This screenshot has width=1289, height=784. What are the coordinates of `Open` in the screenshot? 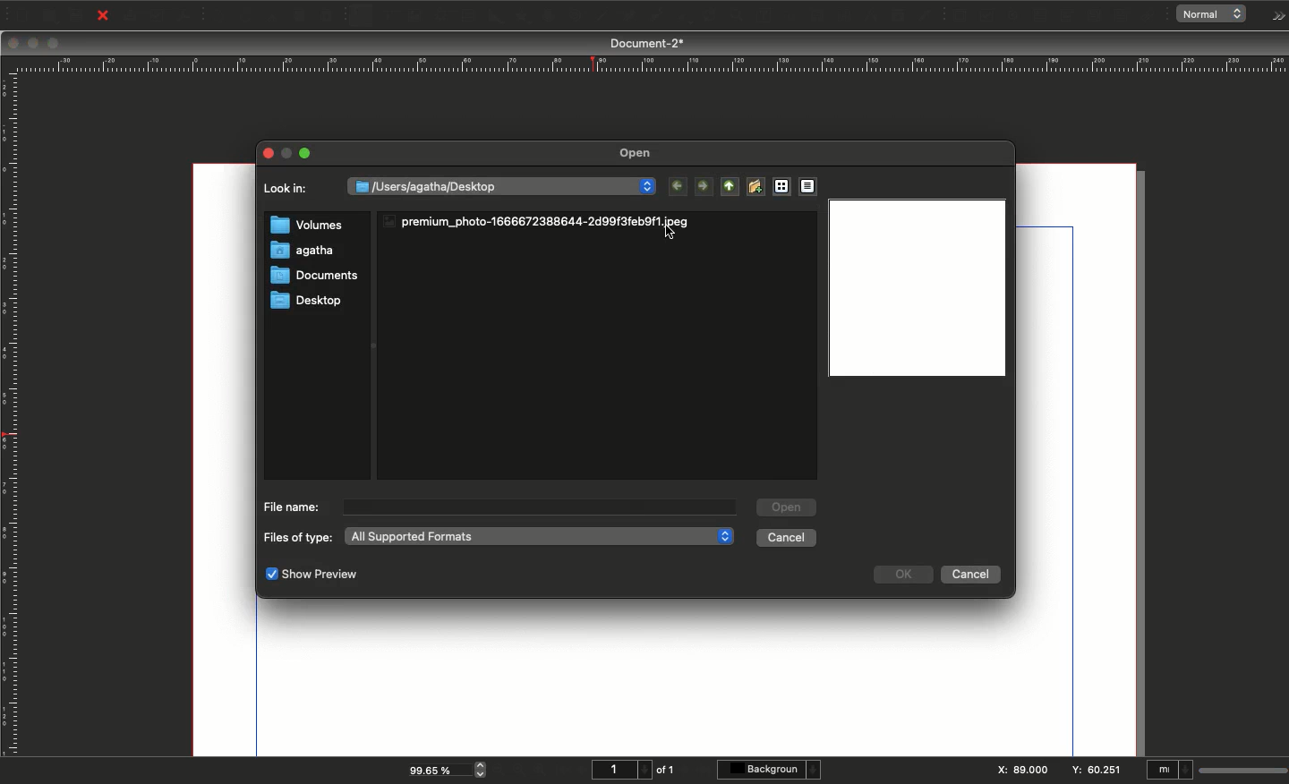 It's located at (639, 154).